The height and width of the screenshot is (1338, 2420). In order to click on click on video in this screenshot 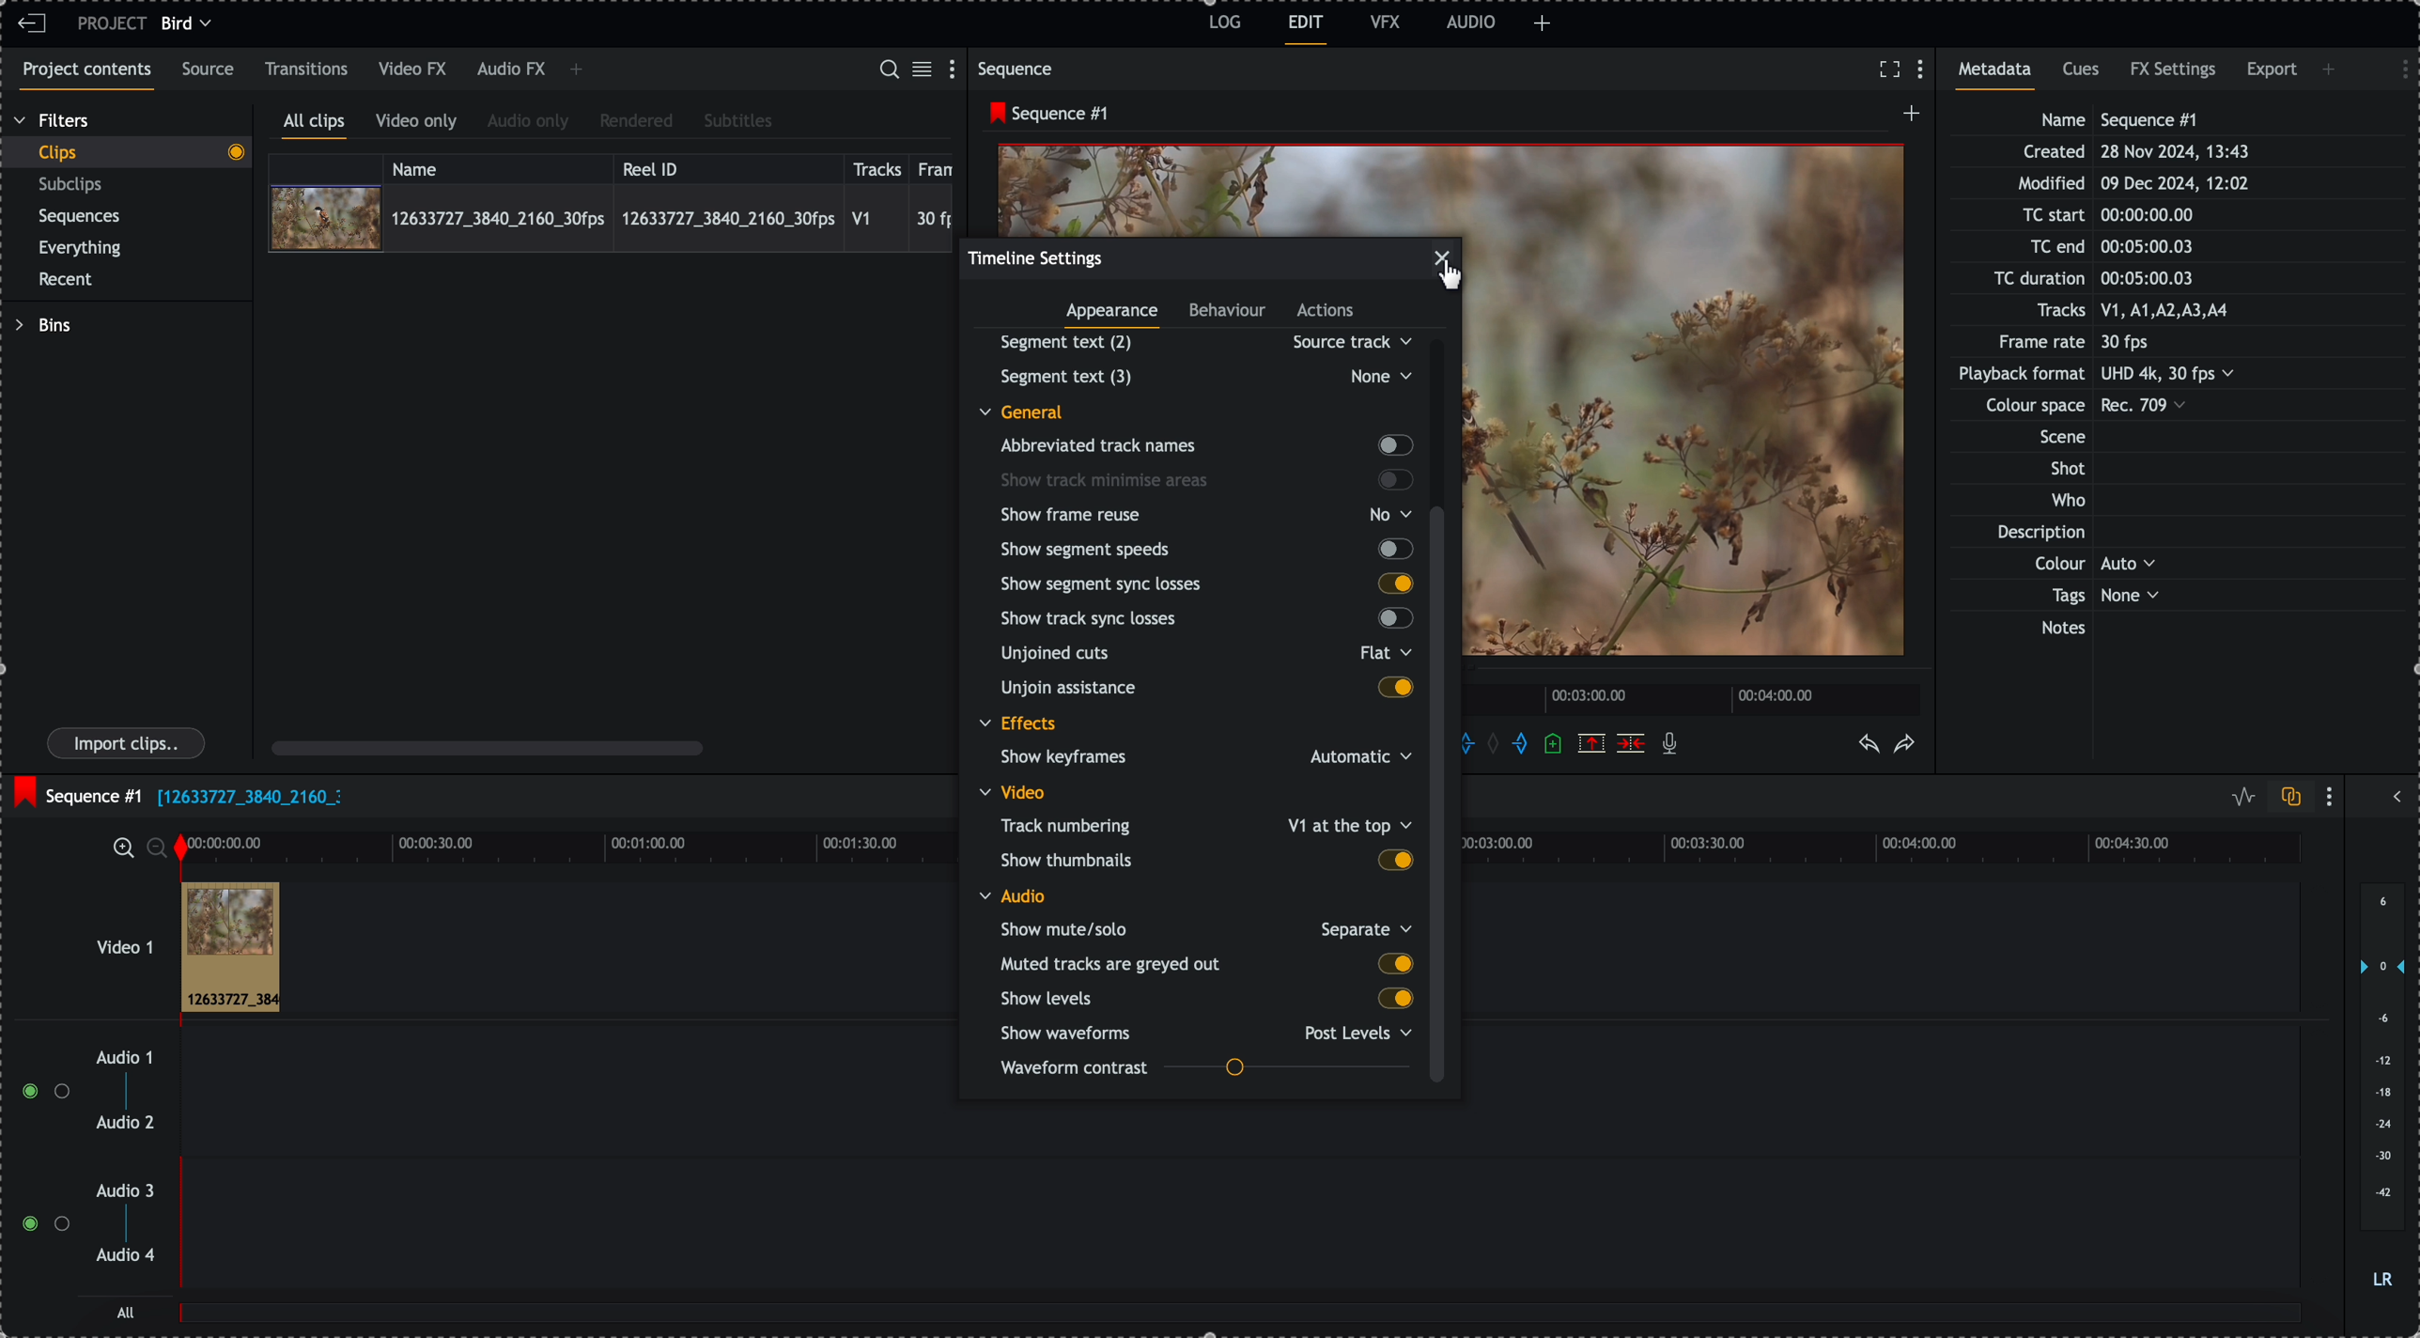, I will do `click(611, 217)`.